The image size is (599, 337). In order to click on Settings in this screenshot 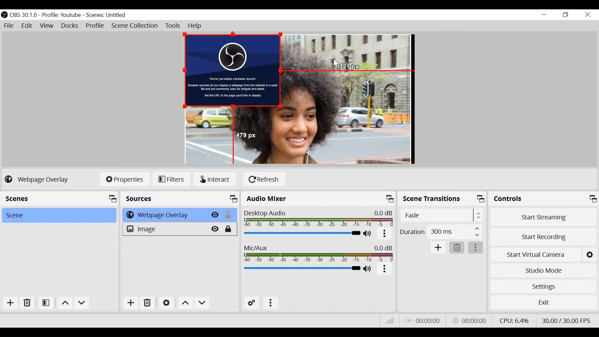, I will do `click(166, 303)`.